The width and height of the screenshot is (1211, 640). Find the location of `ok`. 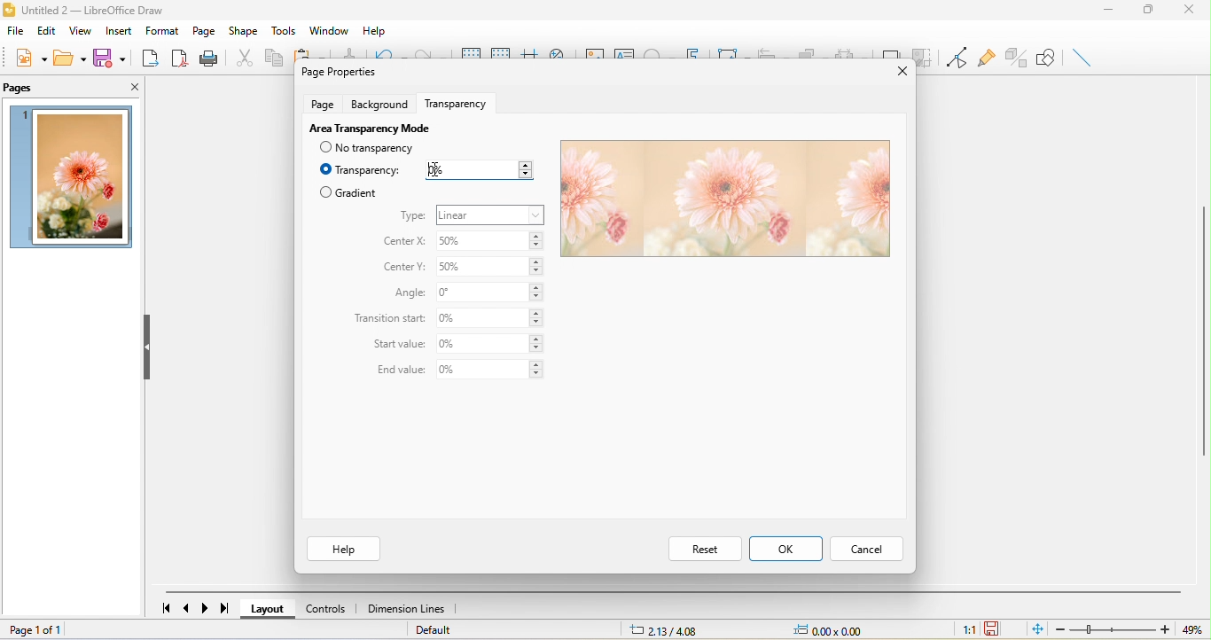

ok is located at coordinates (785, 548).